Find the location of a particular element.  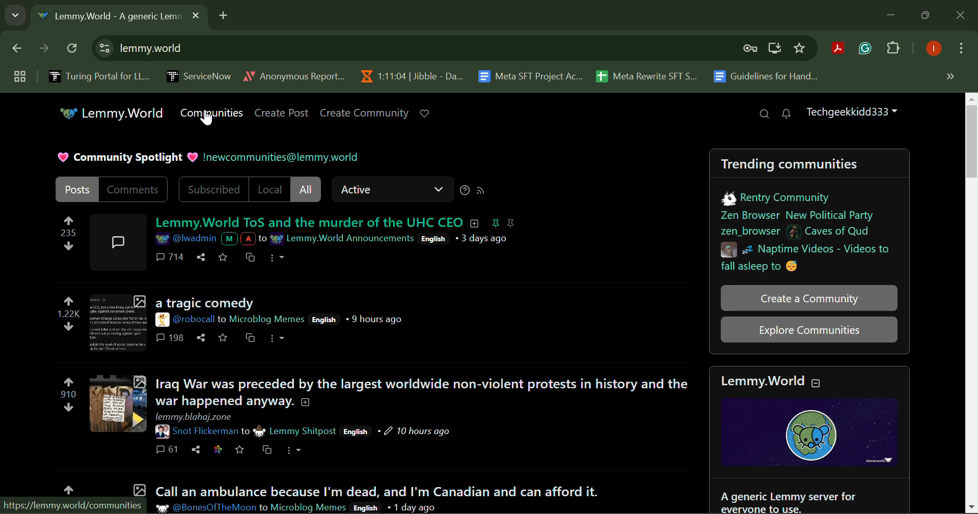

Webpage Link is located at coordinates (74, 507).